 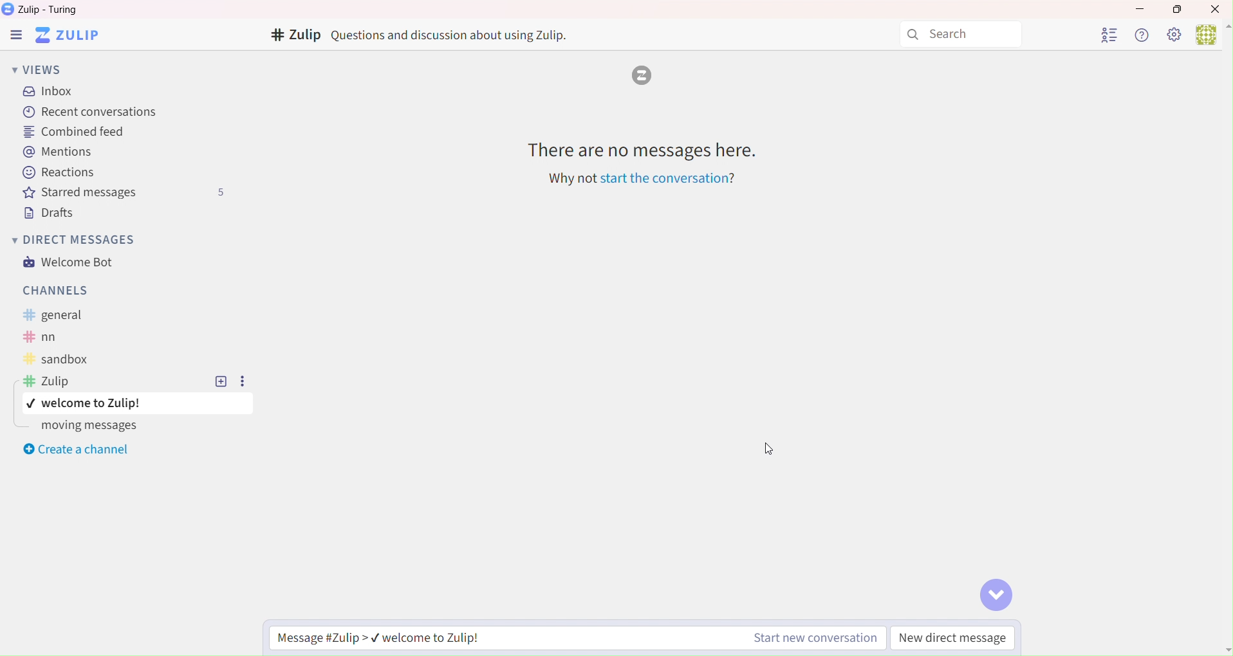 I want to click on Minimize, so click(x=1139, y=10).